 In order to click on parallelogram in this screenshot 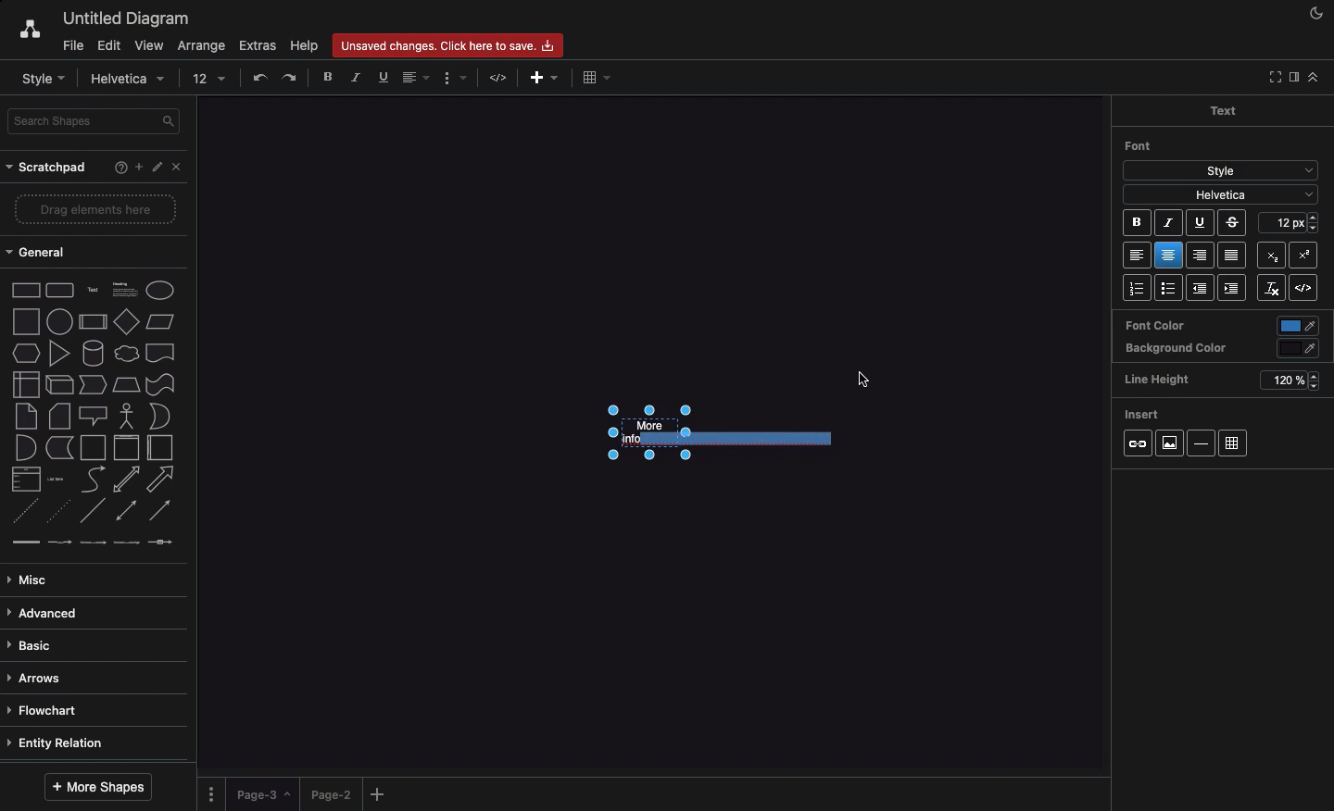, I will do `click(160, 321)`.